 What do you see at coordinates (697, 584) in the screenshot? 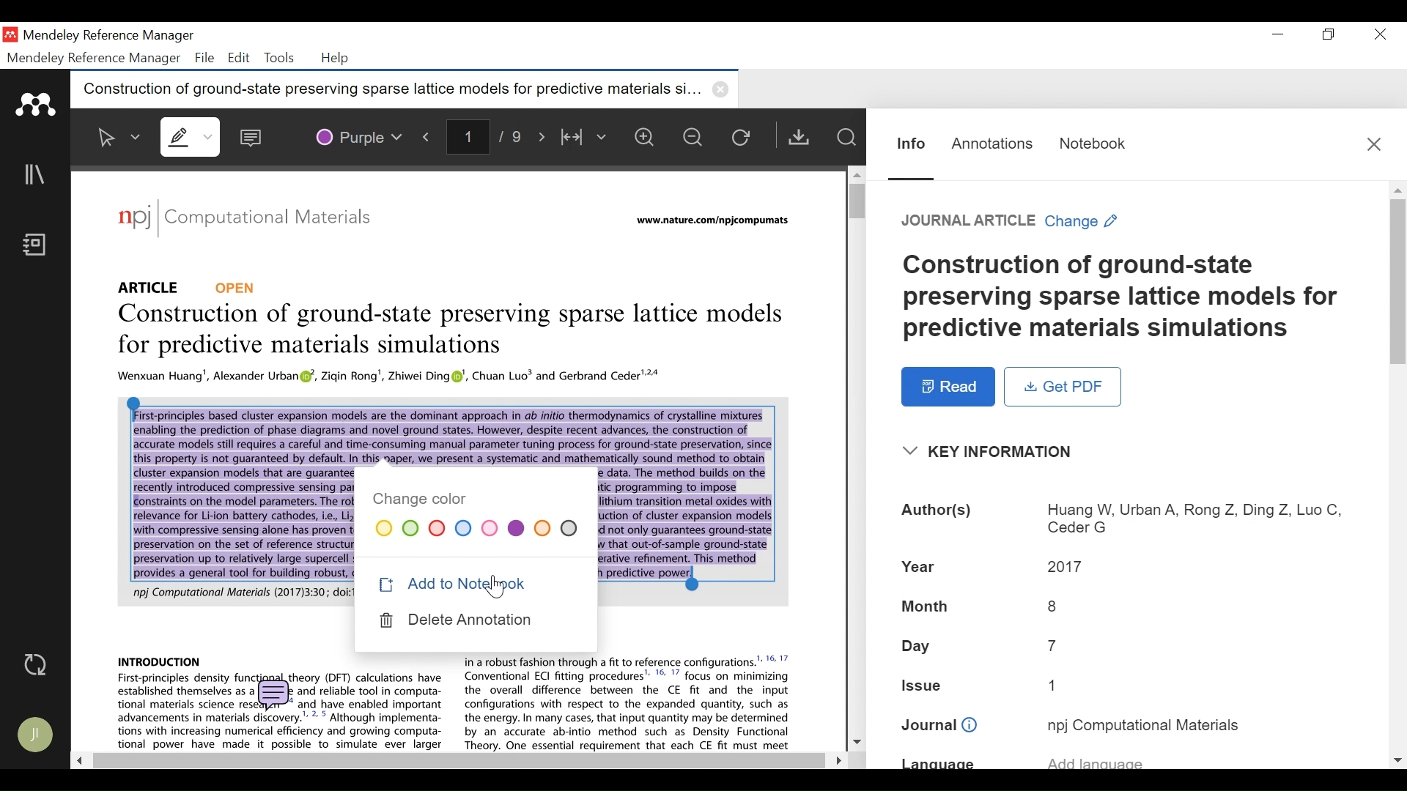
I see `Insertion cursor` at bounding box center [697, 584].